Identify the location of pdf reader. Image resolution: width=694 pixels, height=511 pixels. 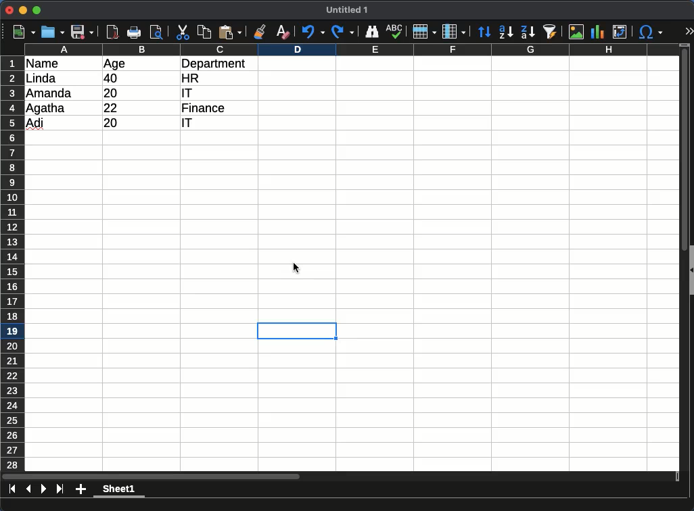
(112, 33).